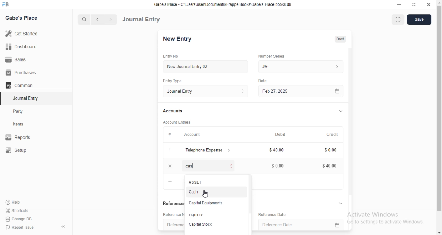  Describe the element at coordinates (98, 20) in the screenshot. I see `Previous` at that location.